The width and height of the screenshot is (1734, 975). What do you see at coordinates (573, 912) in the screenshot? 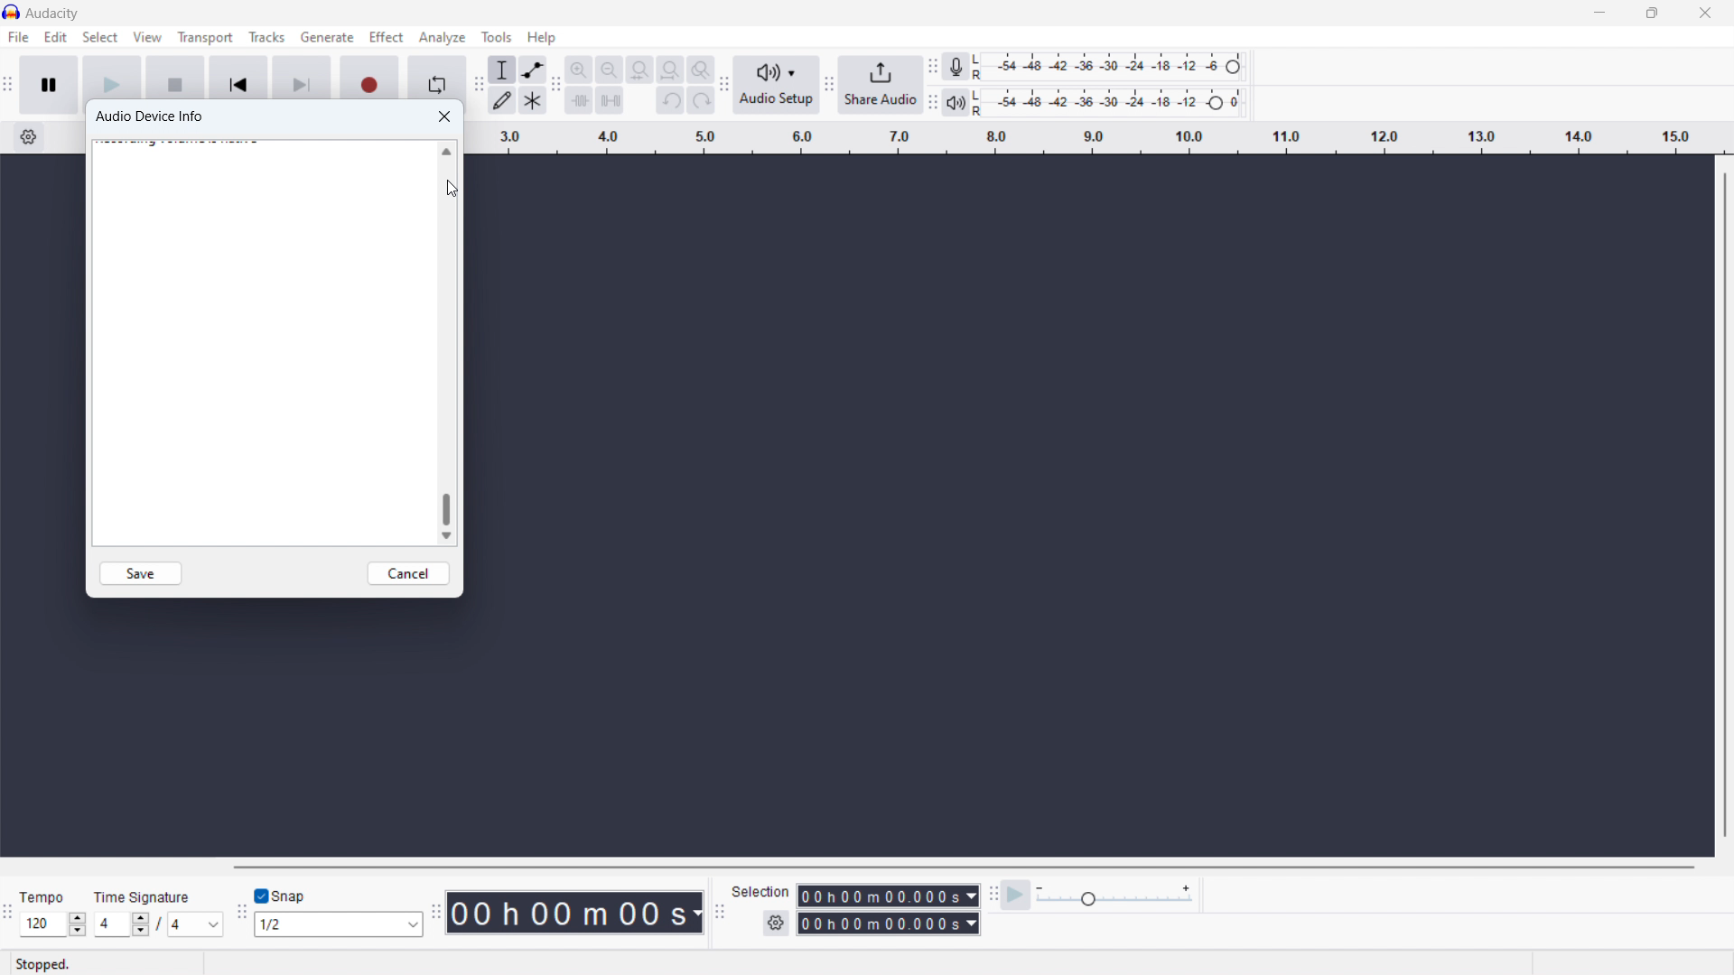
I see `timestamp` at bounding box center [573, 912].